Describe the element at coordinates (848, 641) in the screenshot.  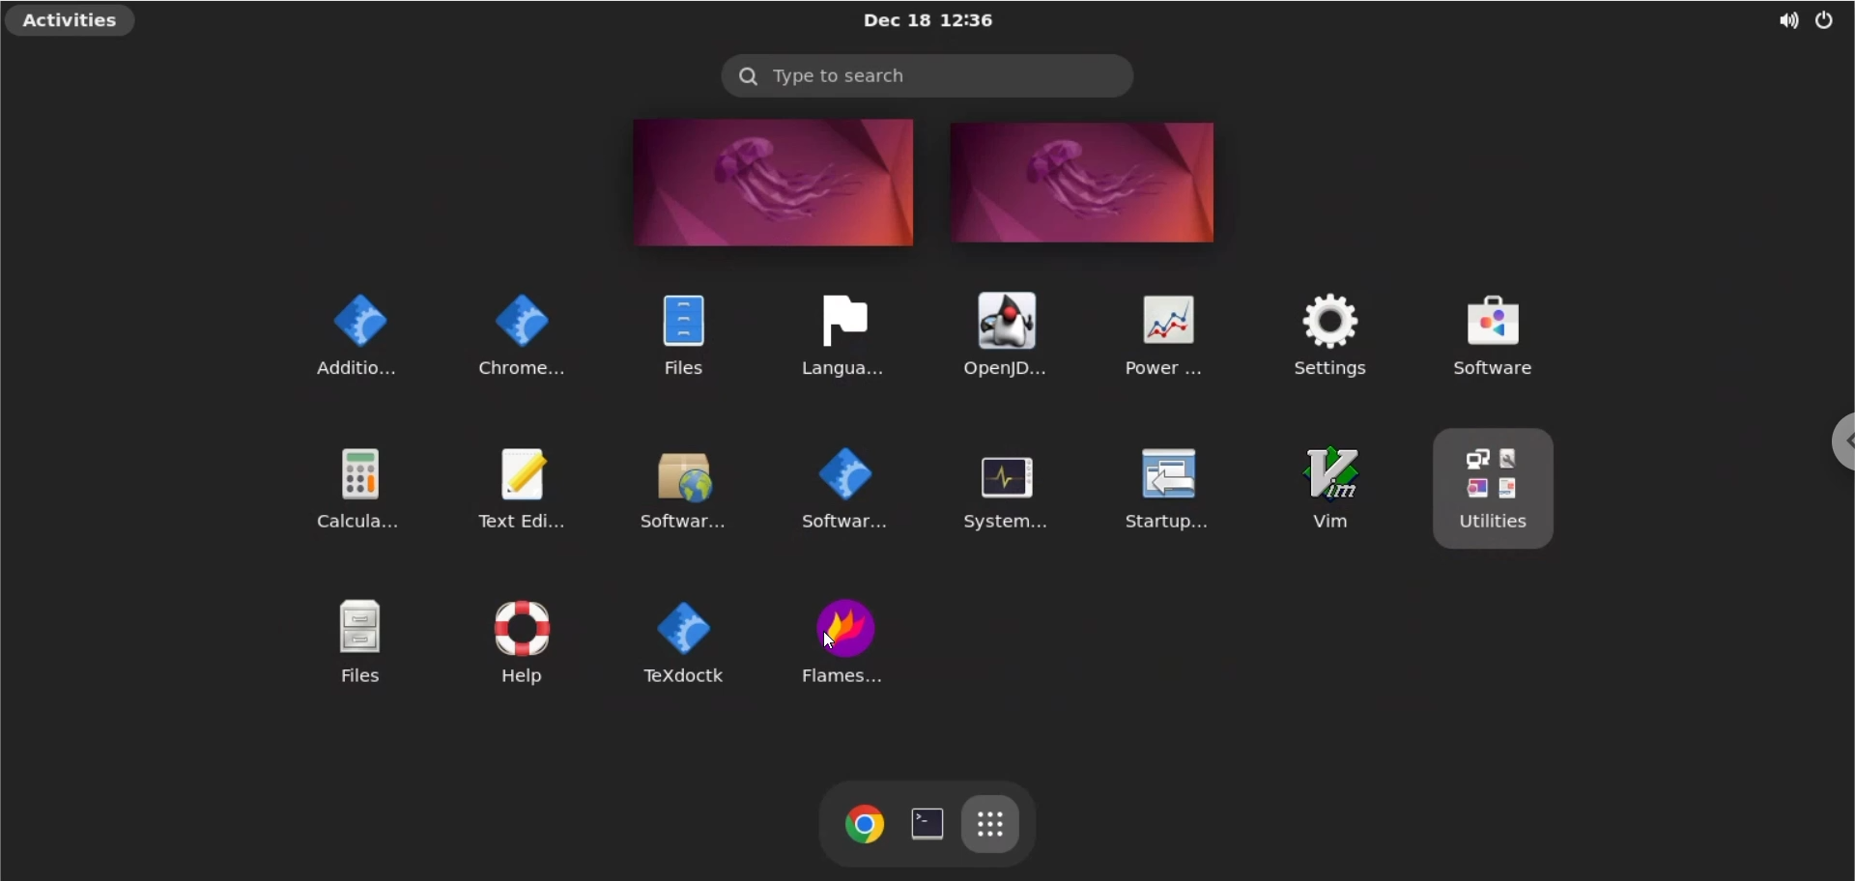
I see `flameshot` at that location.